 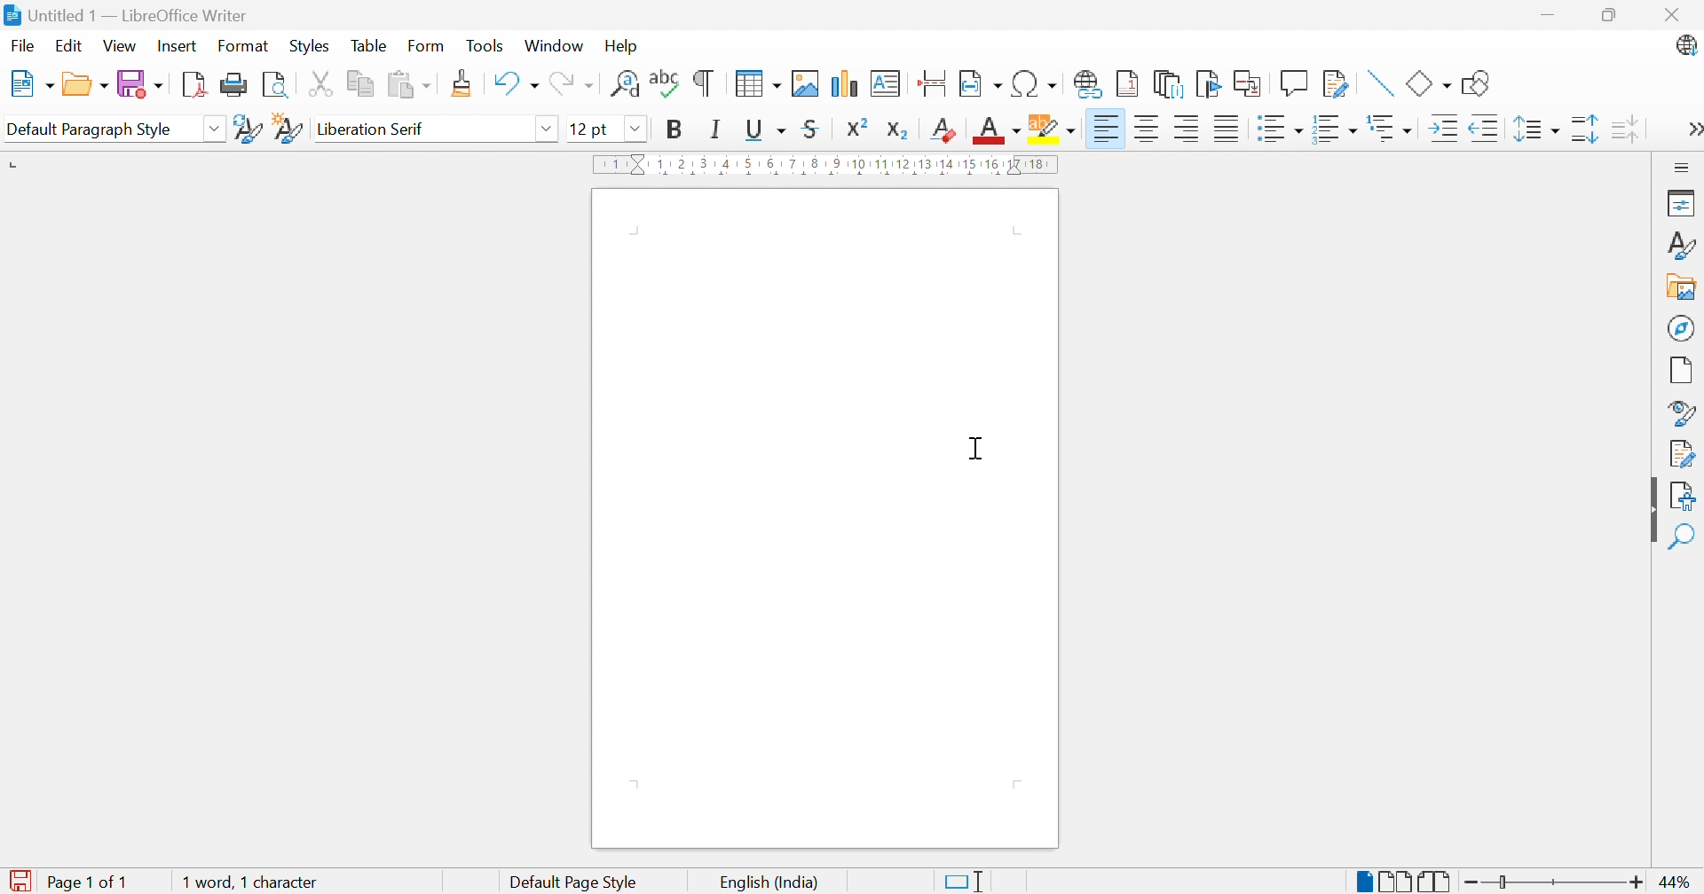 What do you see at coordinates (1682, 370) in the screenshot?
I see `Page` at bounding box center [1682, 370].